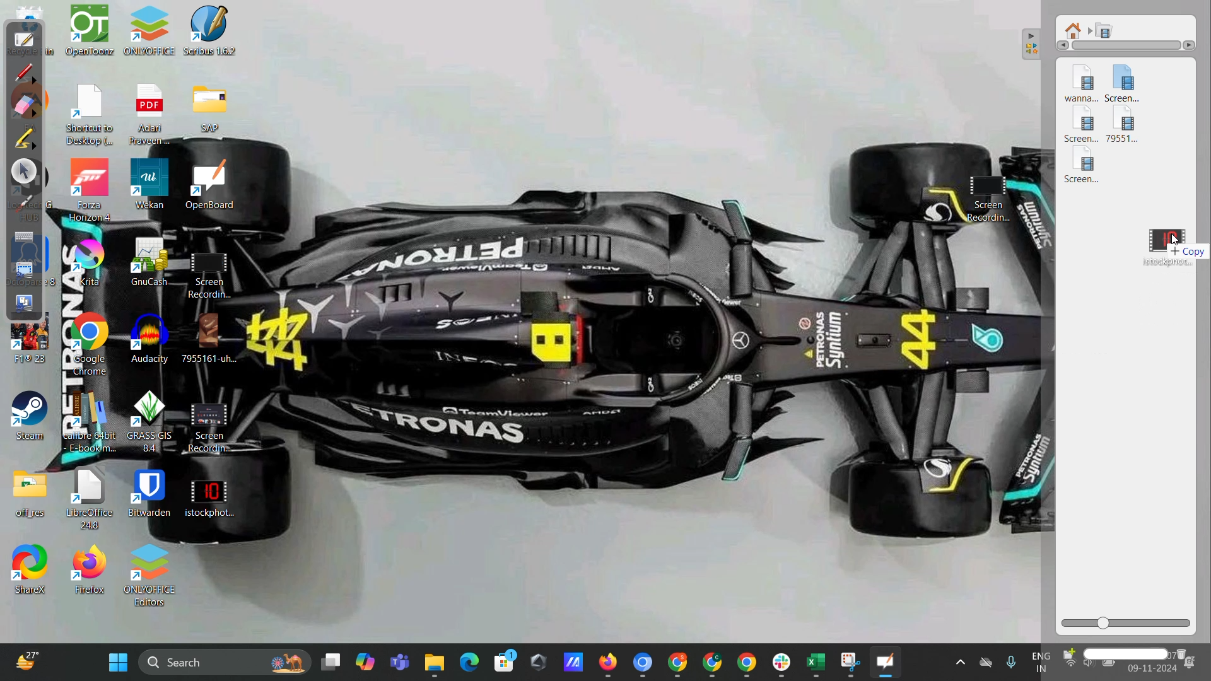  What do you see at coordinates (985, 662) in the screenshot?
I see `One drive` at bounding box center [985, 662].